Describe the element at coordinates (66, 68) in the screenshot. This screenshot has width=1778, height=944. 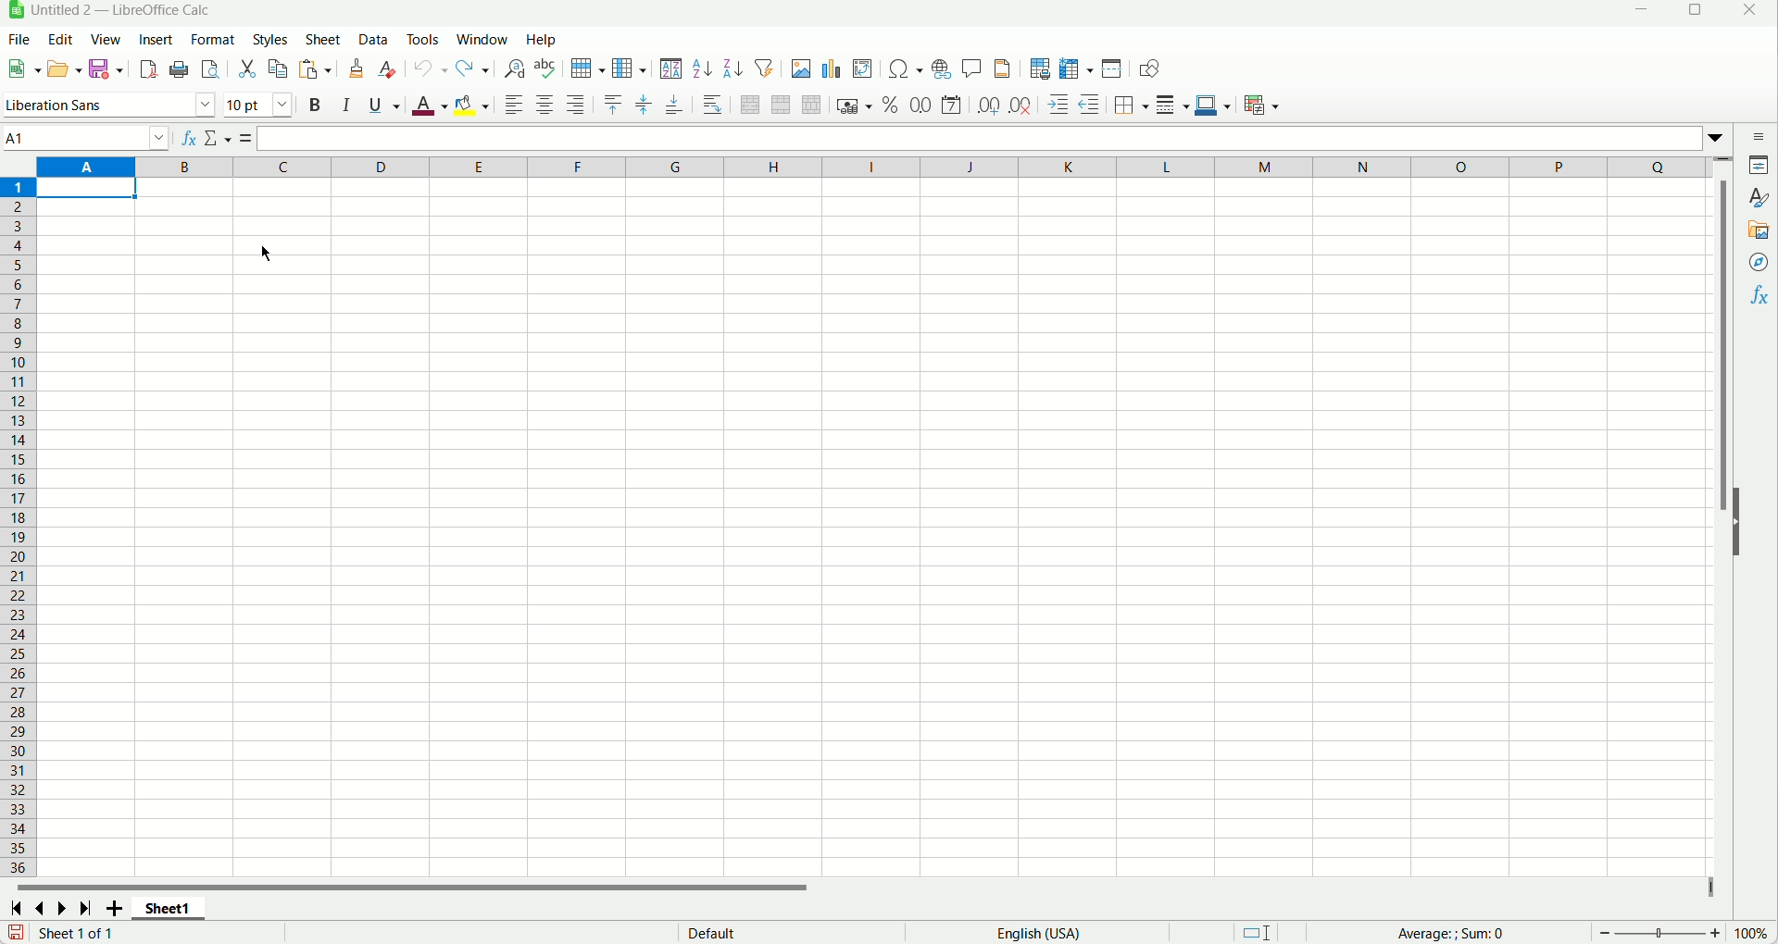
I see `Open` at that location.